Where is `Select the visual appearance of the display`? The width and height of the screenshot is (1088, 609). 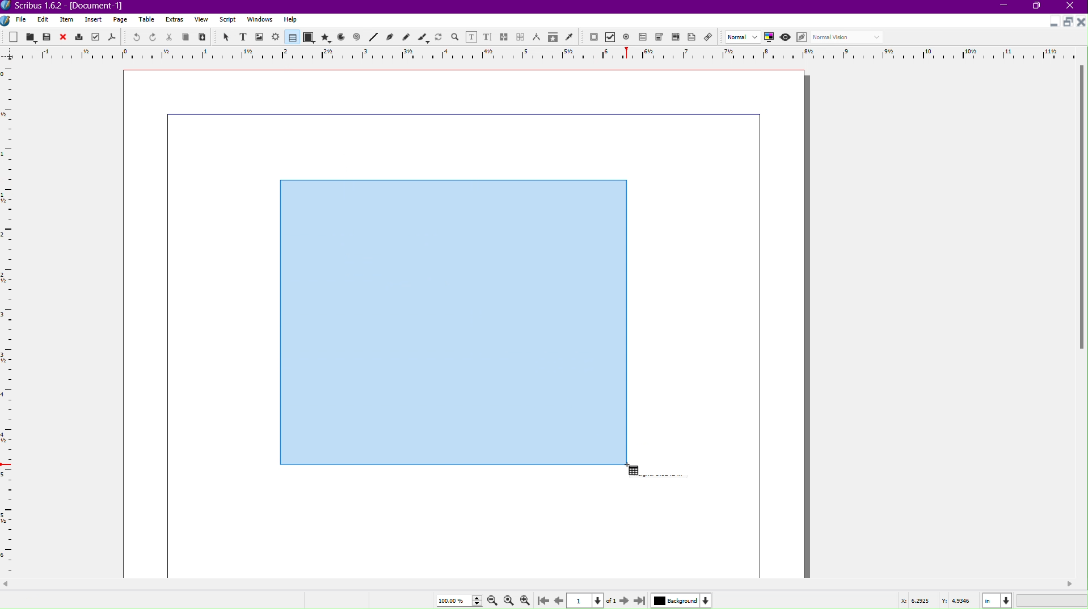 Select the visual appearance of the display is located at coordinates (849, 37).